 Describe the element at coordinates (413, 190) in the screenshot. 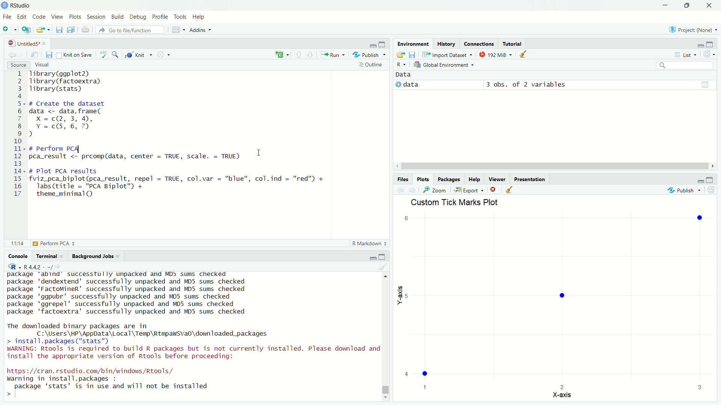

I see `go forward` at that location.